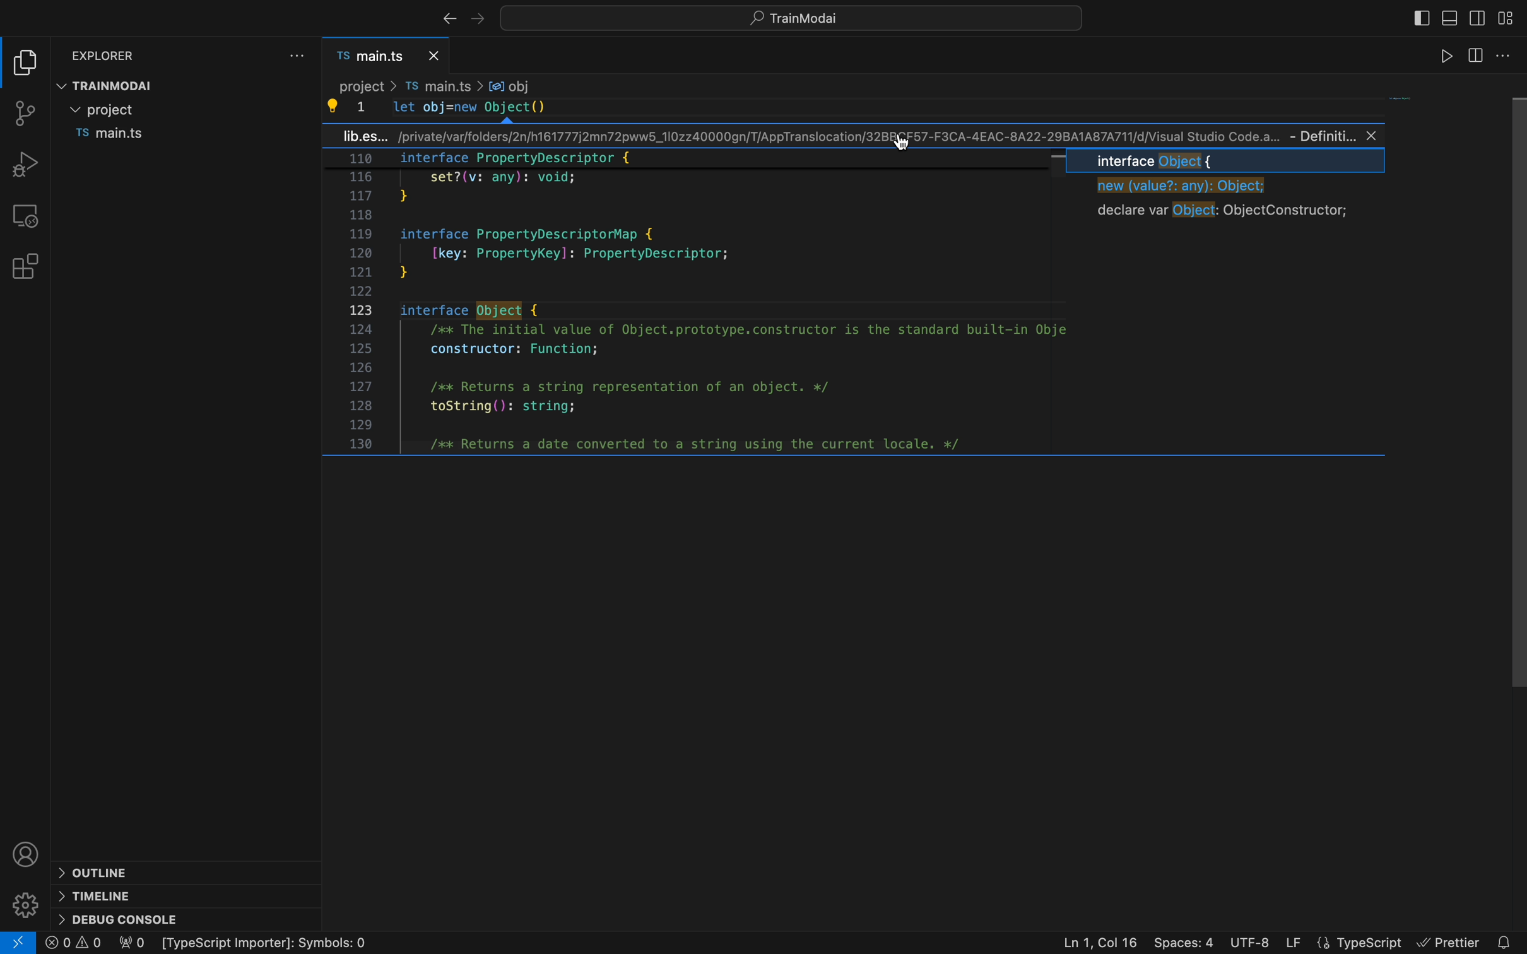 The width and height of the screenshot is (1527, 954). What do you see at coordinates (437, 85) in the screenshot?
I see `Breadcrumb` at bounding box center [437, 85].